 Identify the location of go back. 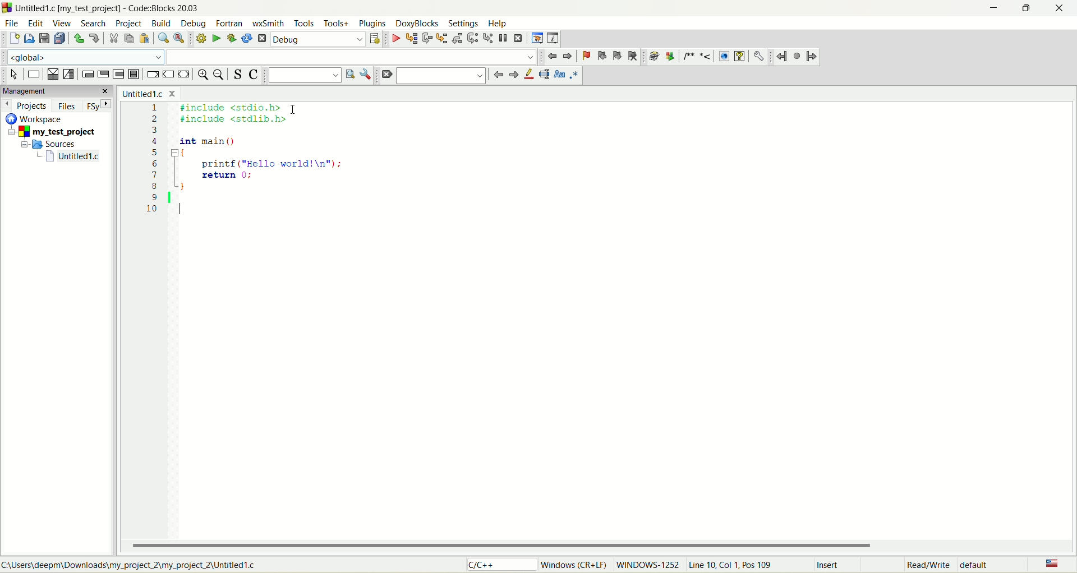
(553, 56).